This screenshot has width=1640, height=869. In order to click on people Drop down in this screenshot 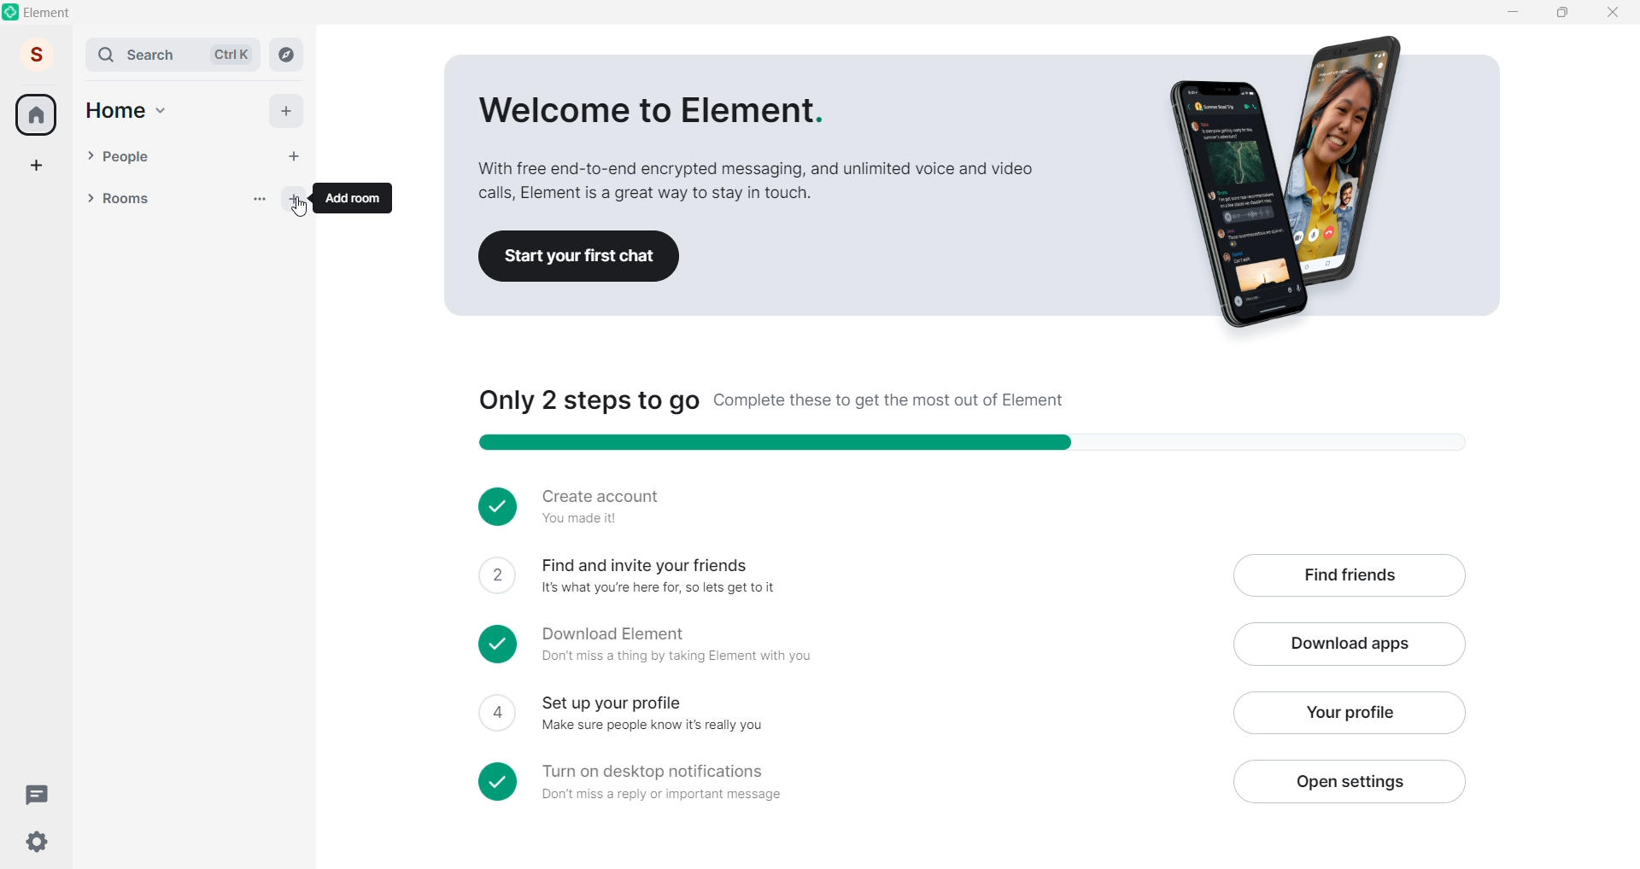, I will do `click(90, 155)`.